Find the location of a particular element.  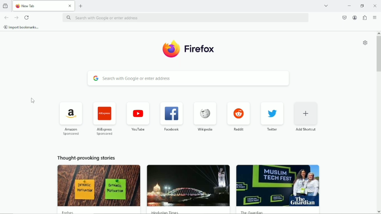

AliExpress Sponsored is located at coordinates (103, 118).